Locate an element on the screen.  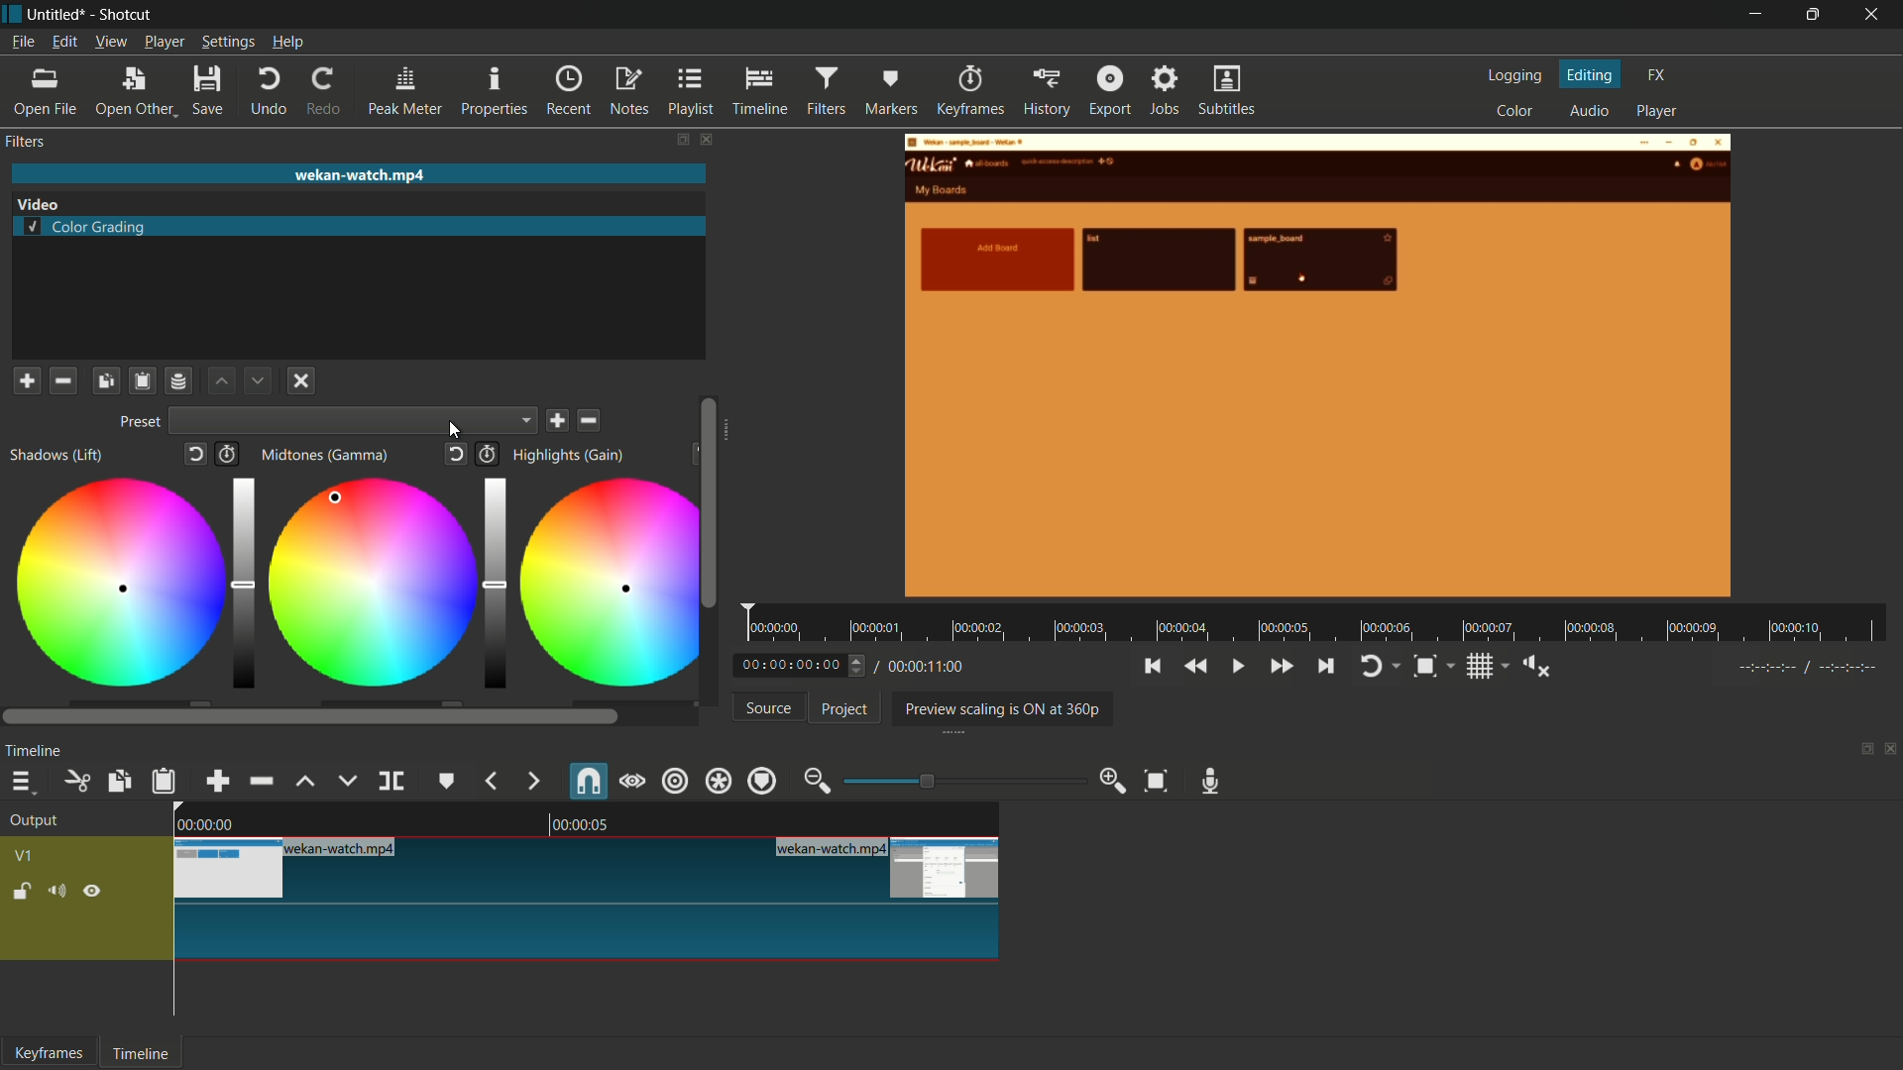
adjustment bar is located at coordinates (492, 583).